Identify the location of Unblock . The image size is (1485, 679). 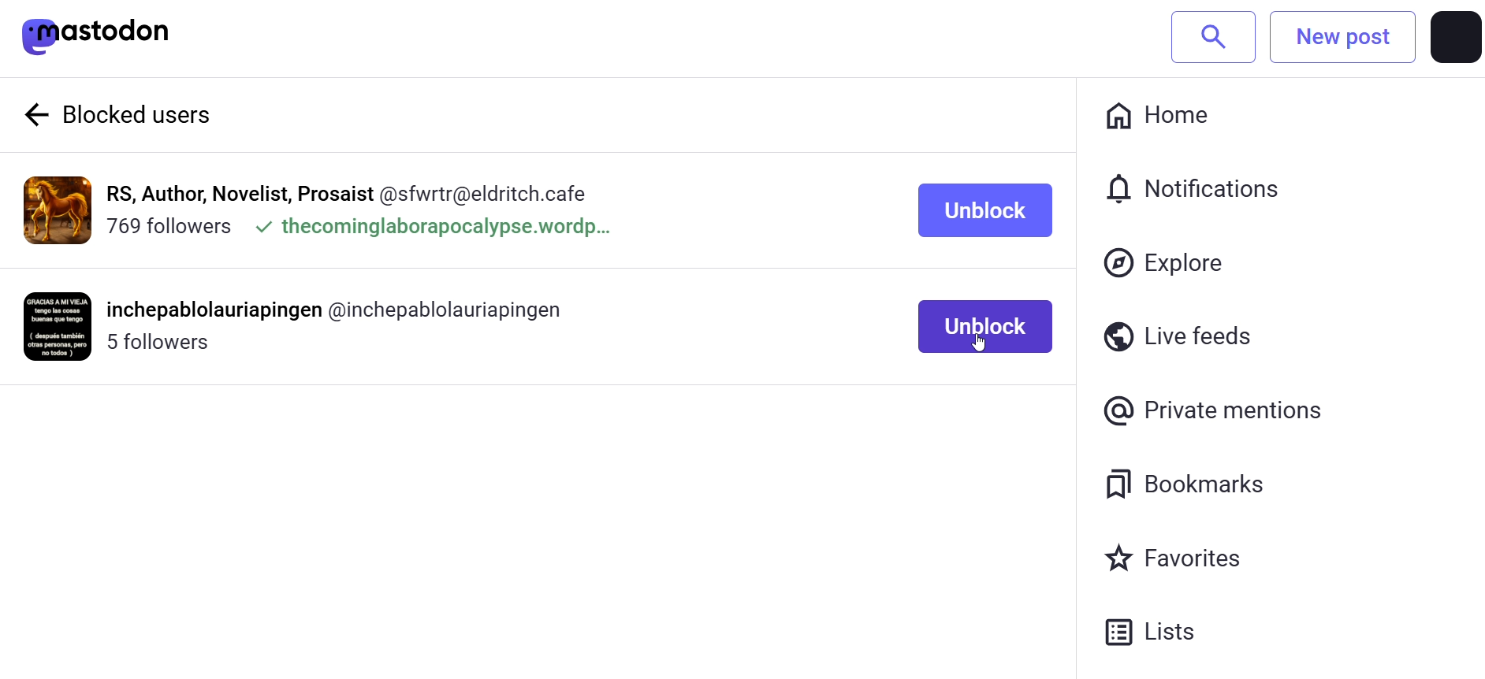
(981, 326).